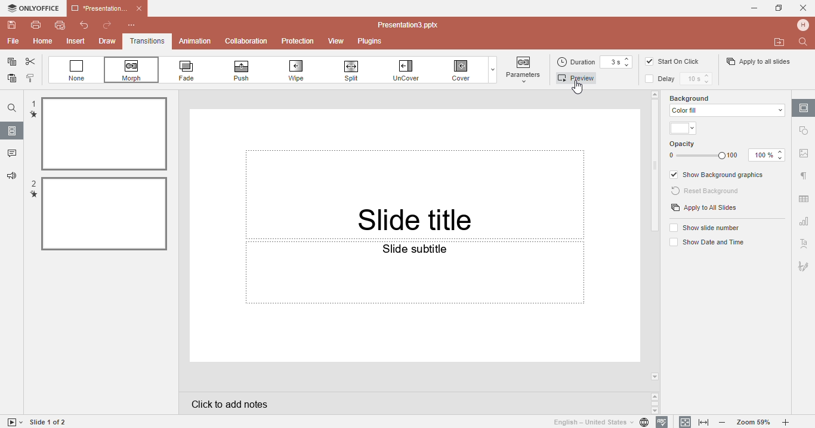  Describe the element at coordinates (12, 131) in the screenshot. I see `Slides ` at that location.